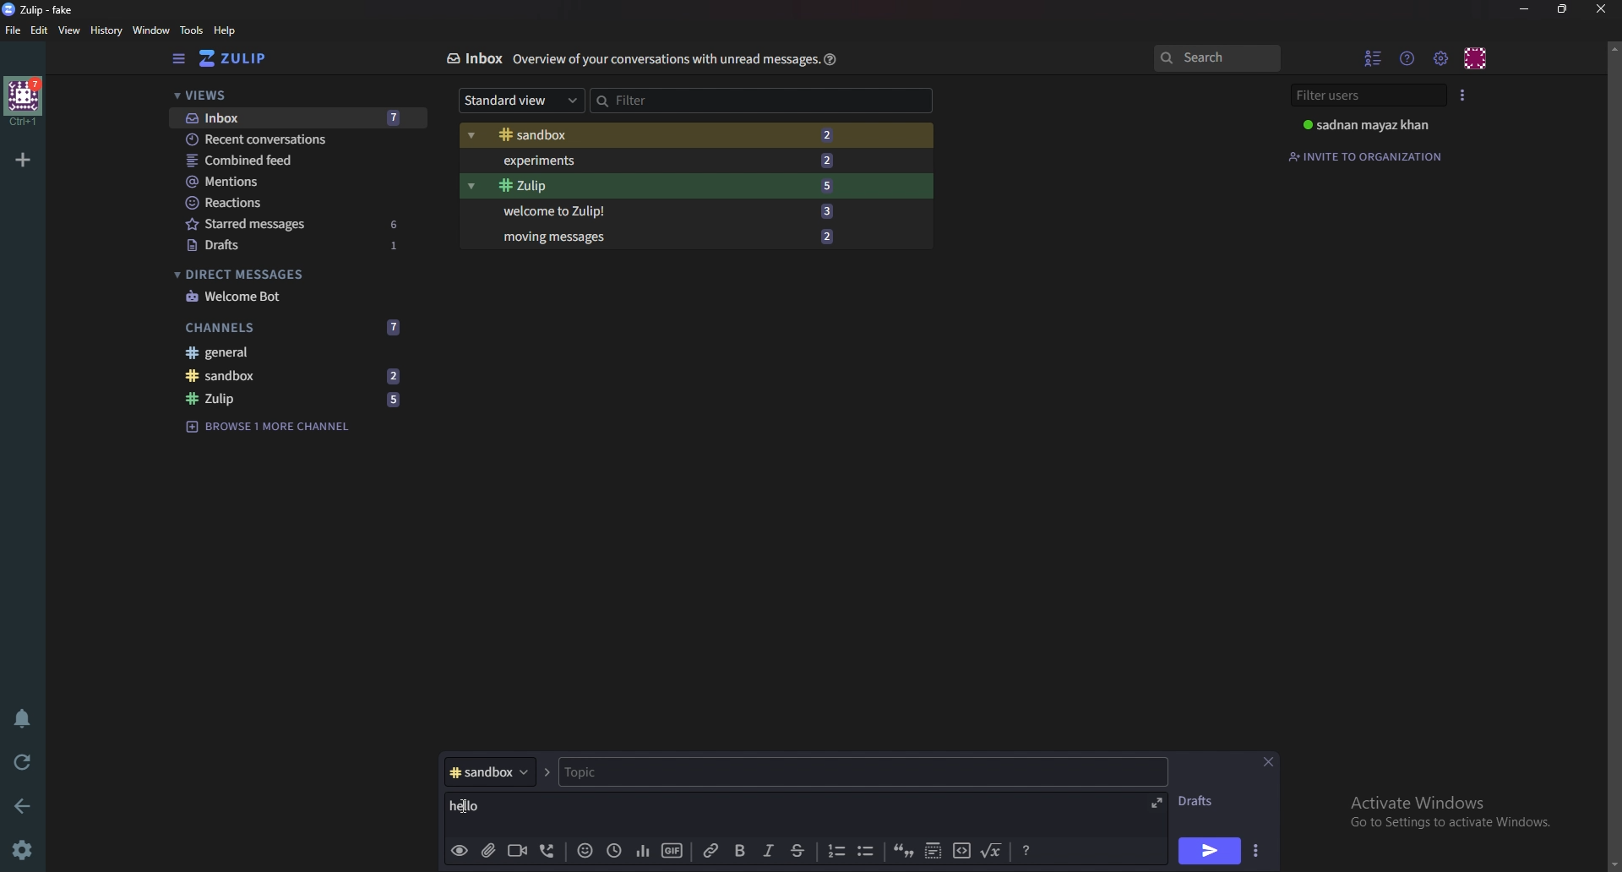  Describe the element at coordinates (992, 852) in the screenshot. I see `Math` at that location.